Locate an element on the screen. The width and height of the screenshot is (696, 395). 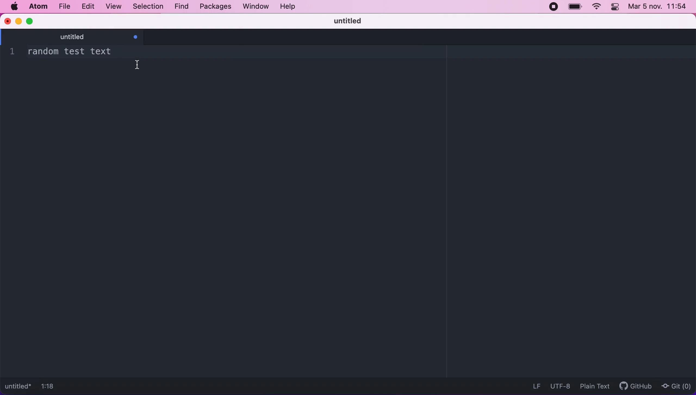
close is located at coordinates (7, 21).